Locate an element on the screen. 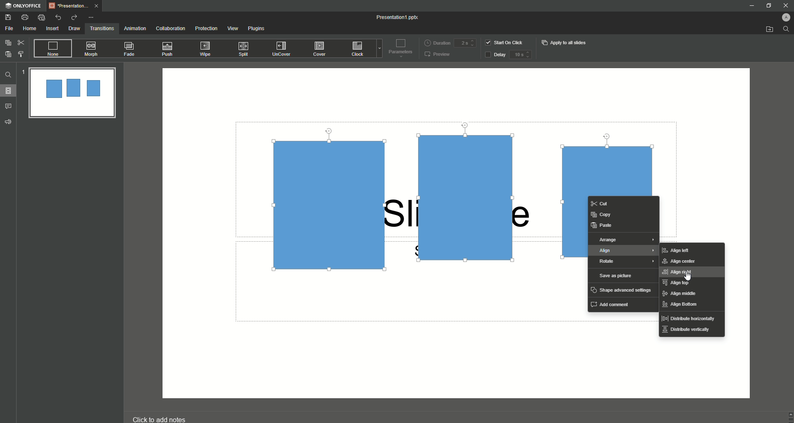 The image size is (794, 423). Distribute horizontally is located at coordinates (689, 319).